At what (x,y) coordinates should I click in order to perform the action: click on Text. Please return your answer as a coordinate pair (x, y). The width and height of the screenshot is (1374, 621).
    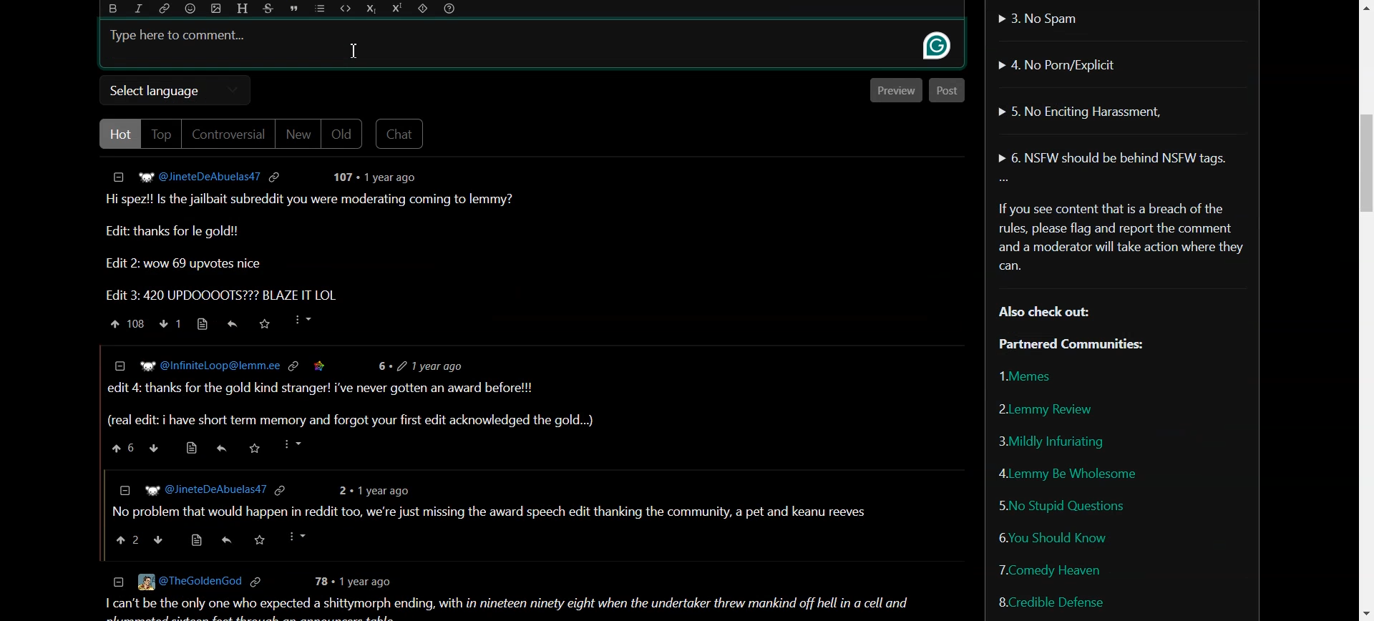
    Looking at the image, I should click on (1121, 273).